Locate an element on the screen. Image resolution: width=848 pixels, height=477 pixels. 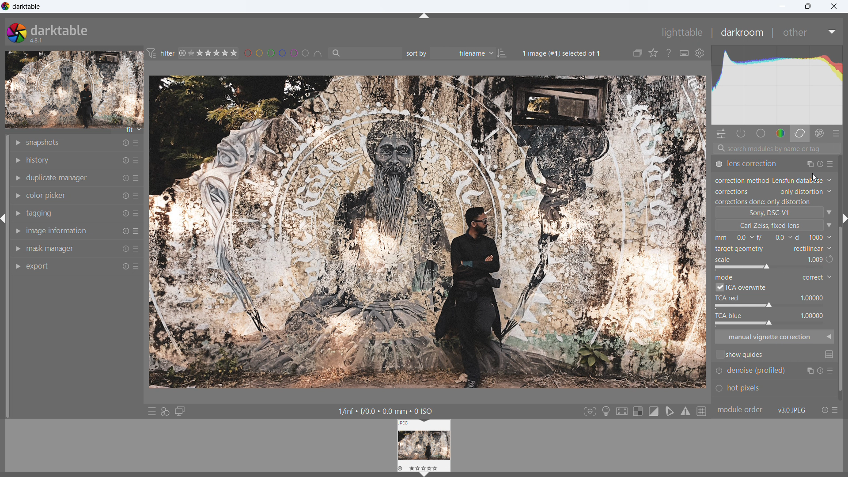
correction type is located at coordinates (744, 191).